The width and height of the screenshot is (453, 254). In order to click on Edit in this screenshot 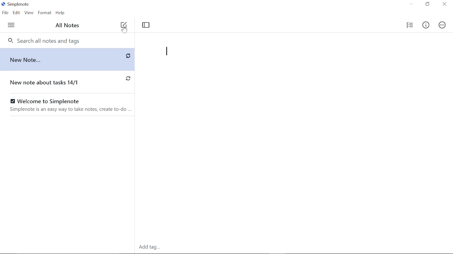, I will do `click(16, 13)`.